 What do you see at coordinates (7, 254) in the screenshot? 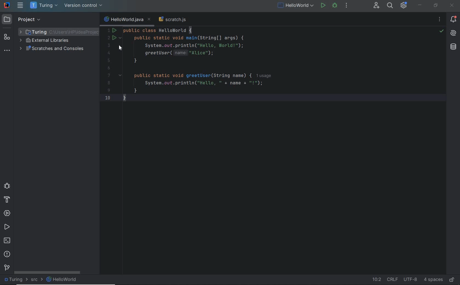
I see `problems` at bounding box center [7, 254].